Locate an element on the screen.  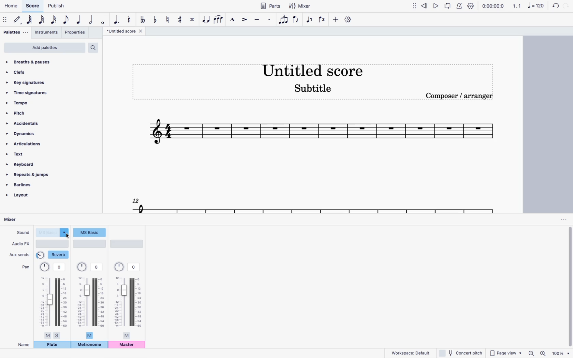
32nd note is located at coordinates (42, 20).